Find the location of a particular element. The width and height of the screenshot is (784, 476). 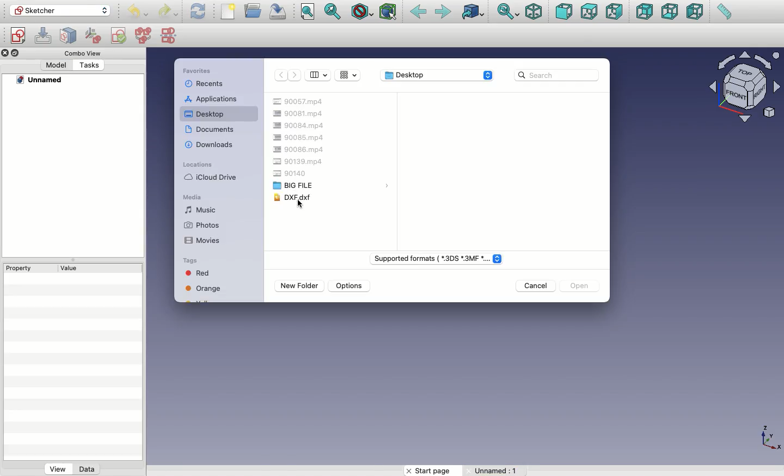

Back is located at coordinates (419, 13).